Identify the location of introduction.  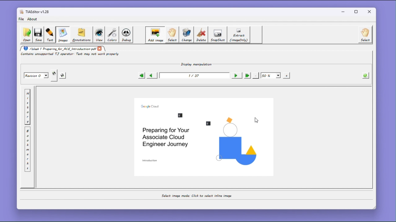
(150, 160).